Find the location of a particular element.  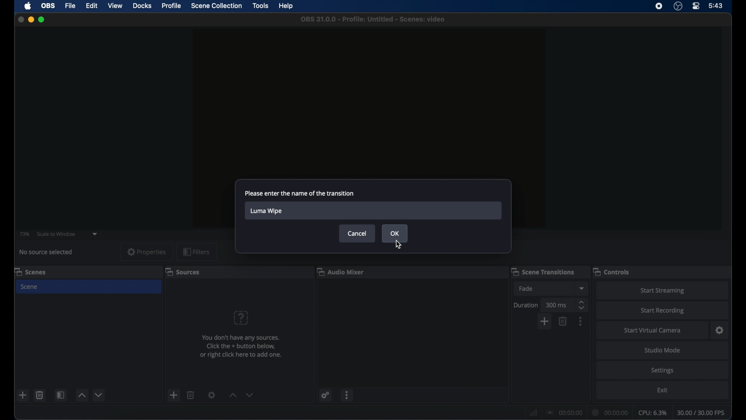

scale to window is located at coordinates (56, 233).